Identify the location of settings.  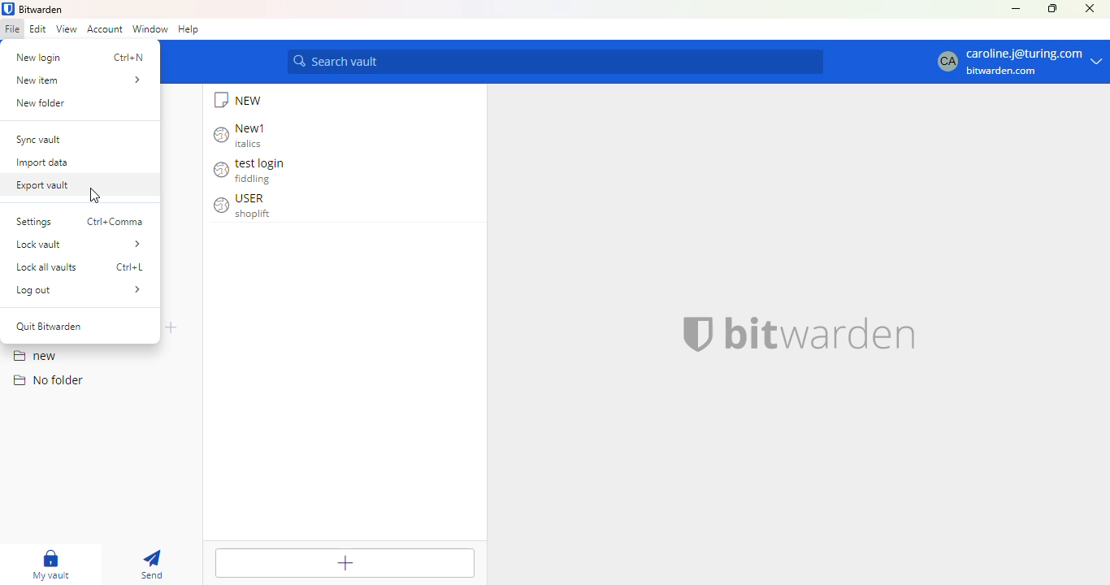
(80, 222).